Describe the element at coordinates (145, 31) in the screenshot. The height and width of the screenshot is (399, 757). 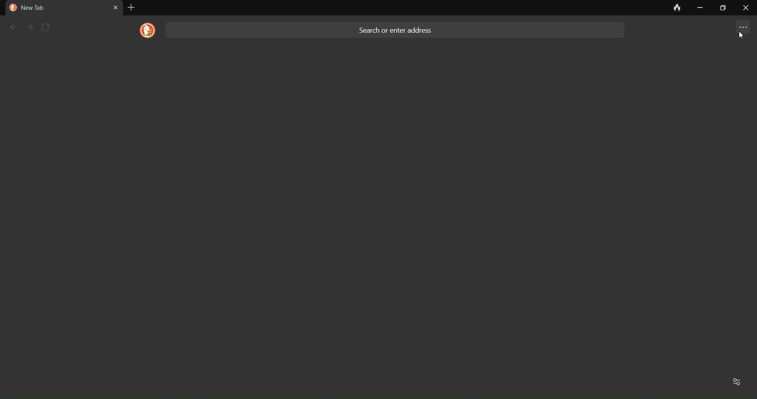
I see `logo` at that location.